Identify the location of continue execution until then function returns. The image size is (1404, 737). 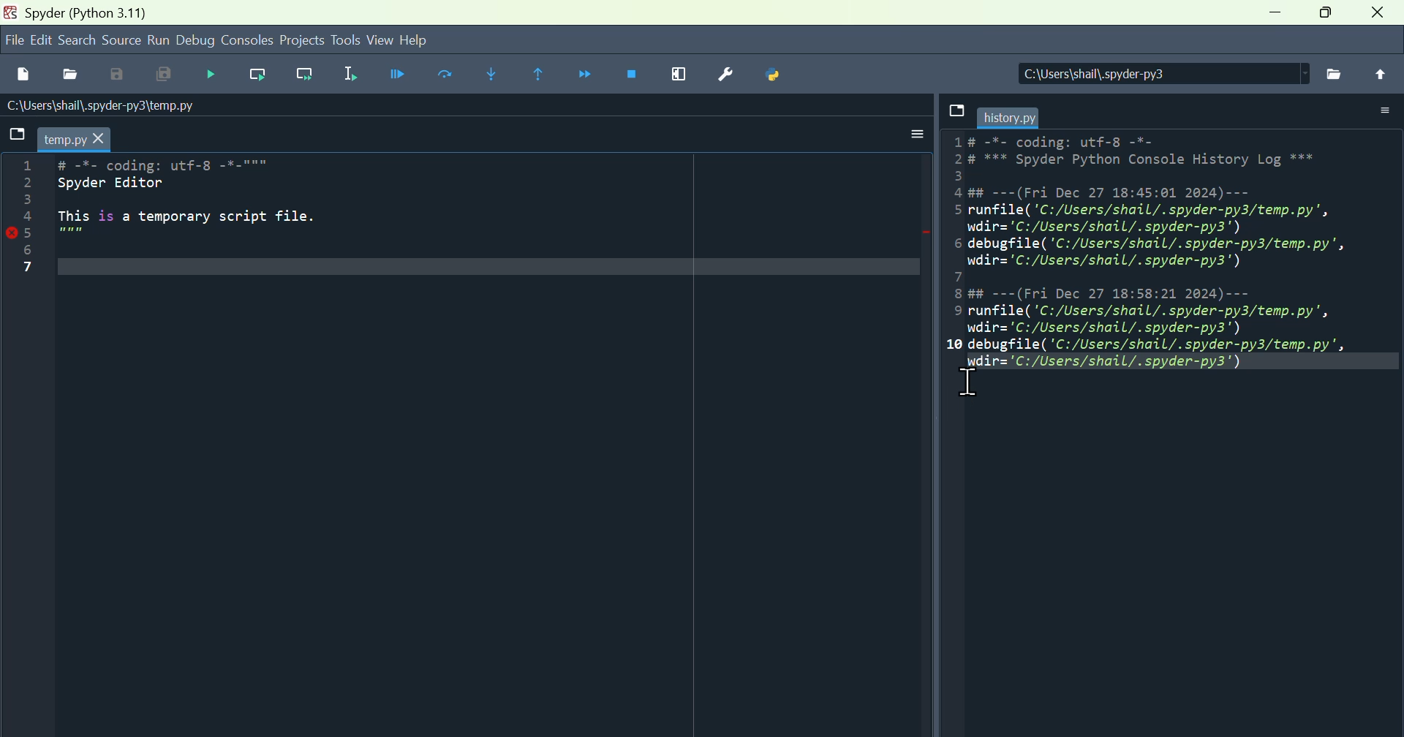
(544, 75).